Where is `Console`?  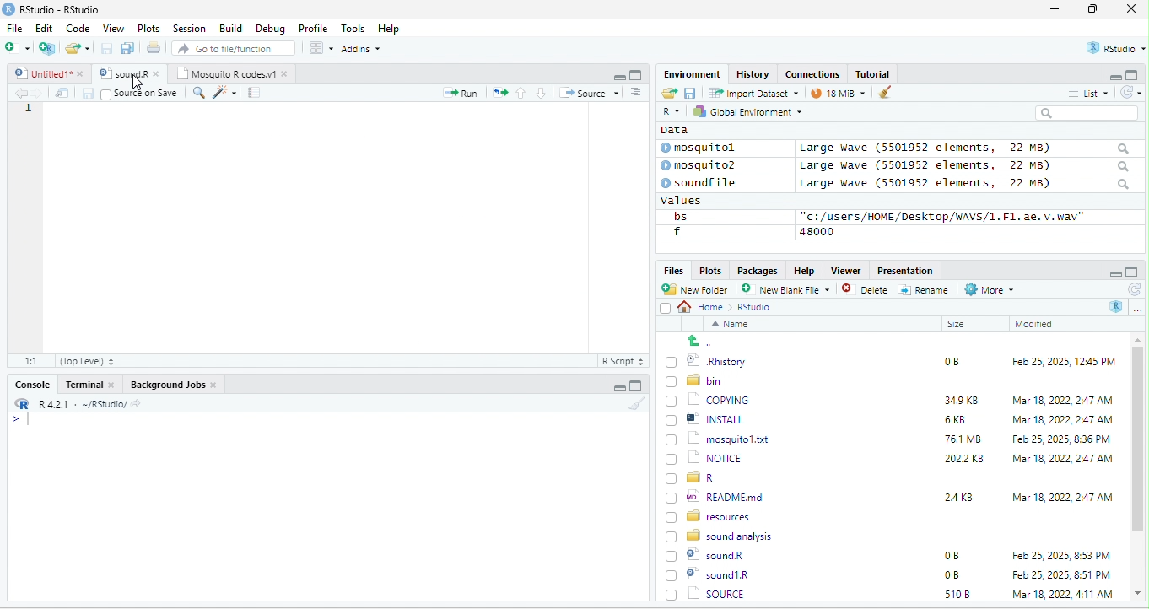
Console is located at coordinates (31, 383).